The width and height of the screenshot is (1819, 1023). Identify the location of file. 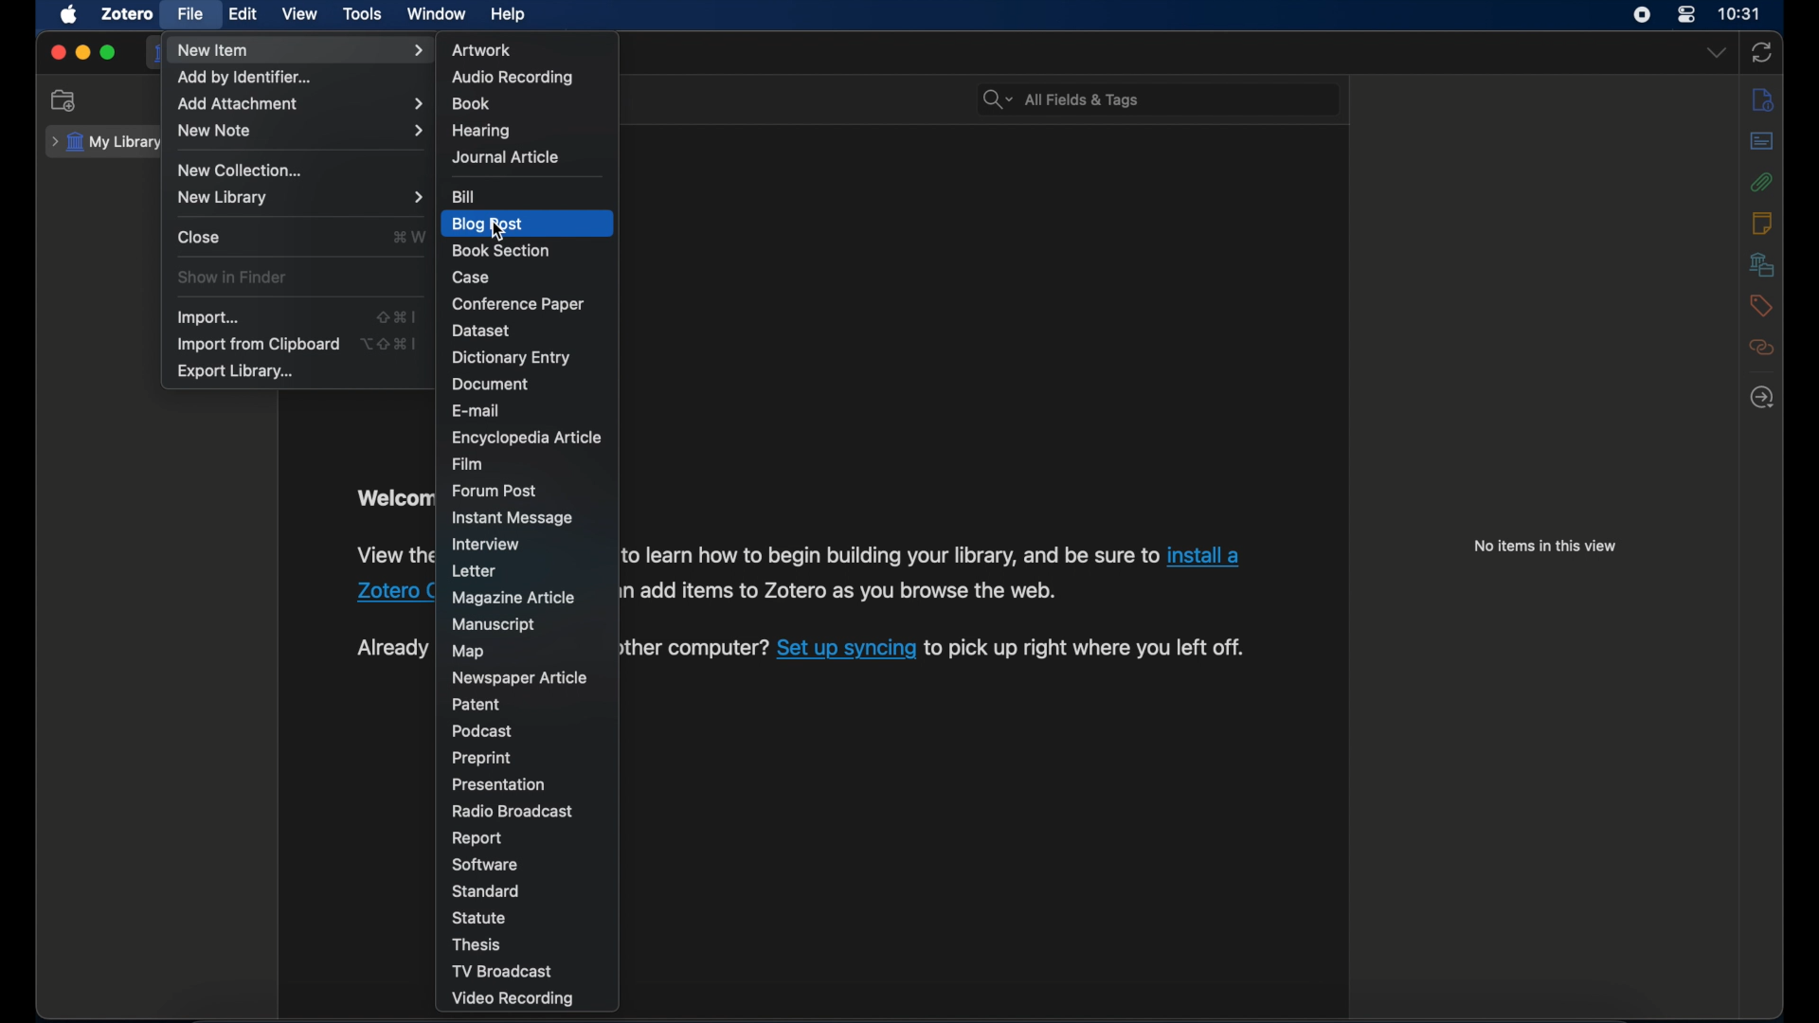
(189, 14).